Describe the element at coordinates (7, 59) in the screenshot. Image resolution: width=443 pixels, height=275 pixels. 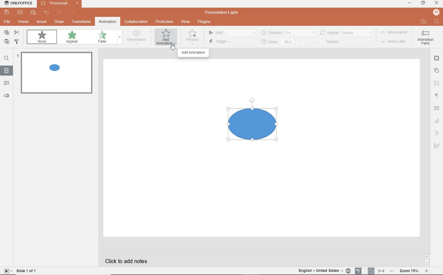
I see `find` at that location.